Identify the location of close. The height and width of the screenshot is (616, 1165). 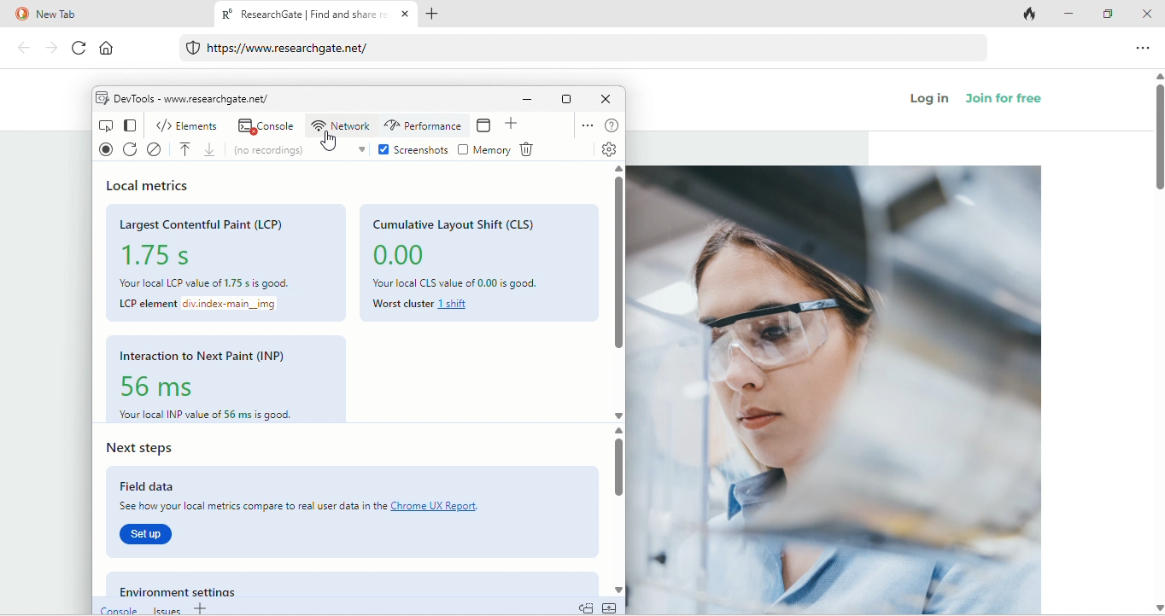
(1147, 13).